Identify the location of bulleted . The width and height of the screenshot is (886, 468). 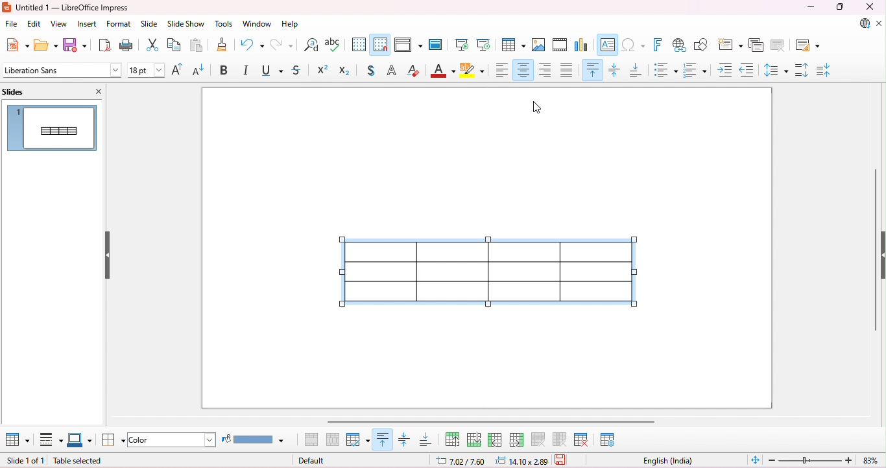
(666, 69).